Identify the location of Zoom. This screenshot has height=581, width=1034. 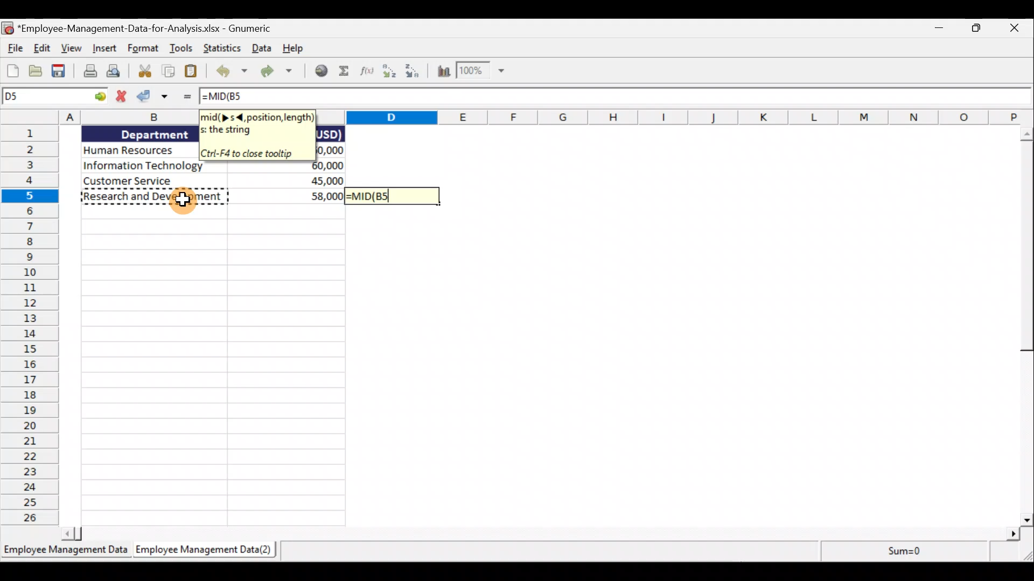
(487, 73).